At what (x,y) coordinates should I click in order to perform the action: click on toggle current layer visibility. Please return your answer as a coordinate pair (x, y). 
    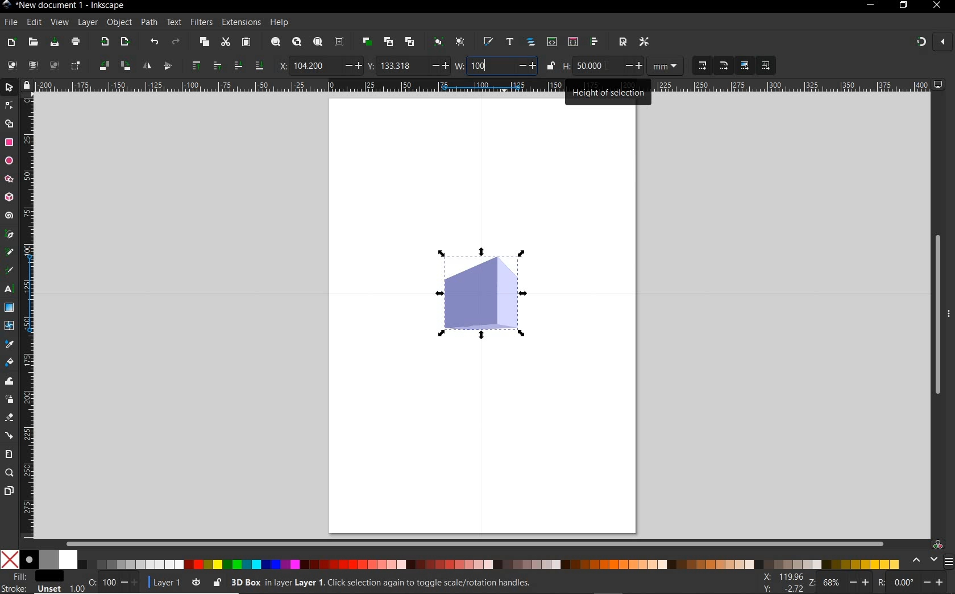
    Looking at the image, I should click on (194, 582).